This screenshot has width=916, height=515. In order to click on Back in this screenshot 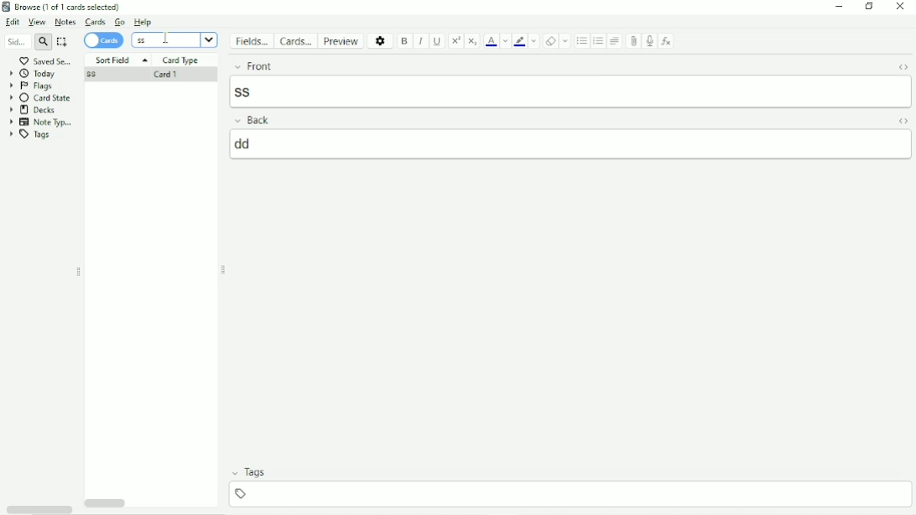, I will do `click(552, 120)`.